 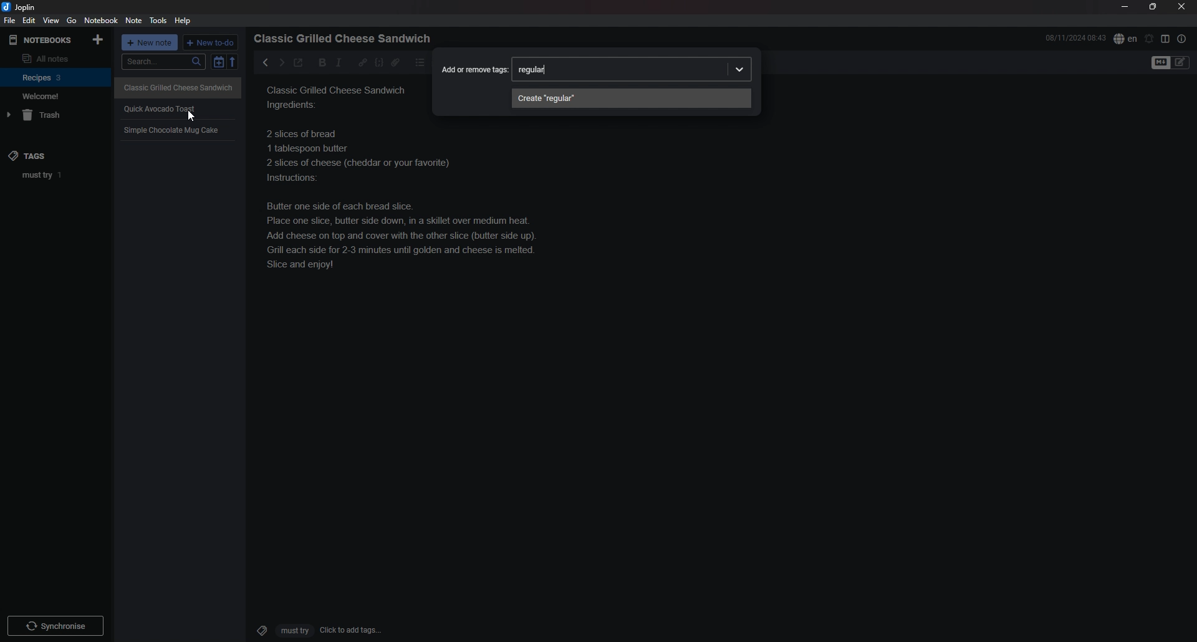 What do you see at coordinates (346, 39) in the screenshot?
I see `heading` at bounding box center [346, 39].